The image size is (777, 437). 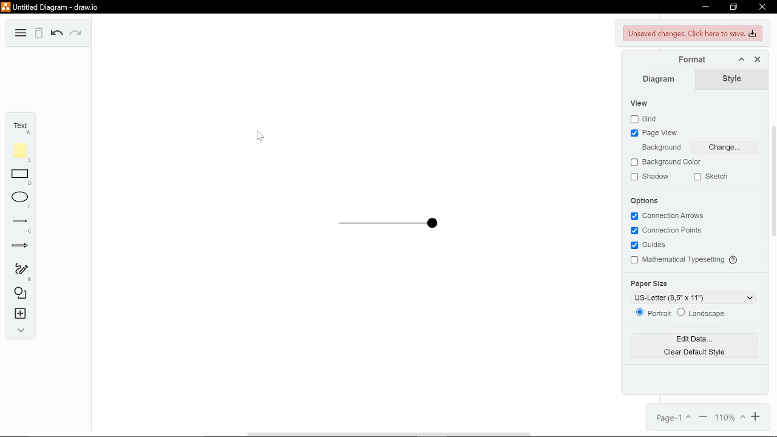 I want to click on Shadow, so click(x=650, y=177).